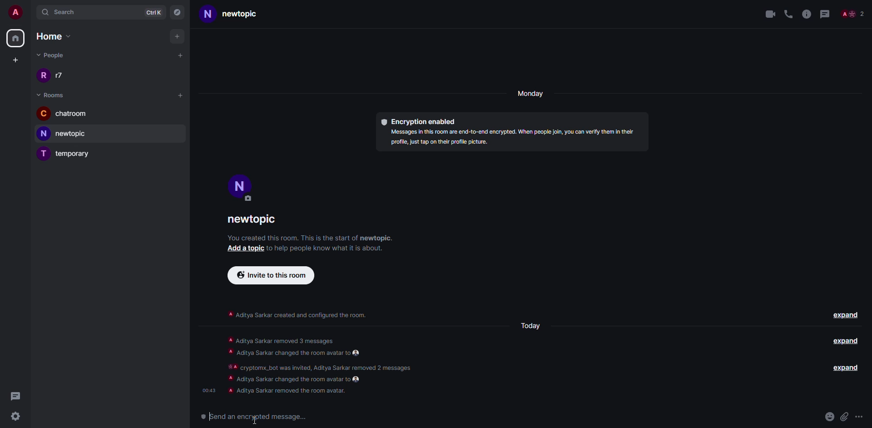 This screenshot has height=428, width=872. I want to click on Messages in this room are end-to-end encrypted. When people join, you can verify them In theirprofile, just tap on their profile picture., so click(508, 139).